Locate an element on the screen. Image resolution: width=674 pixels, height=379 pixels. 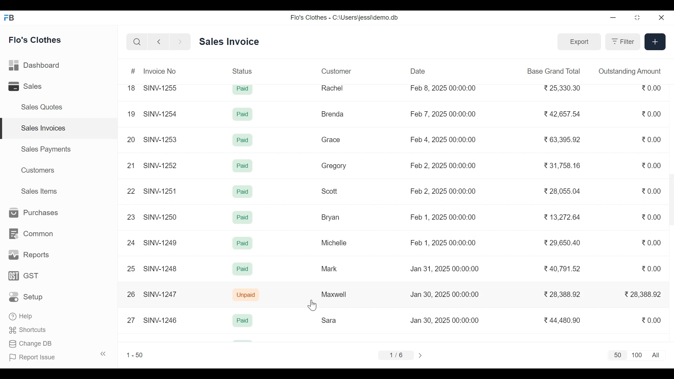
Paid is located at coordinates (243, 244).